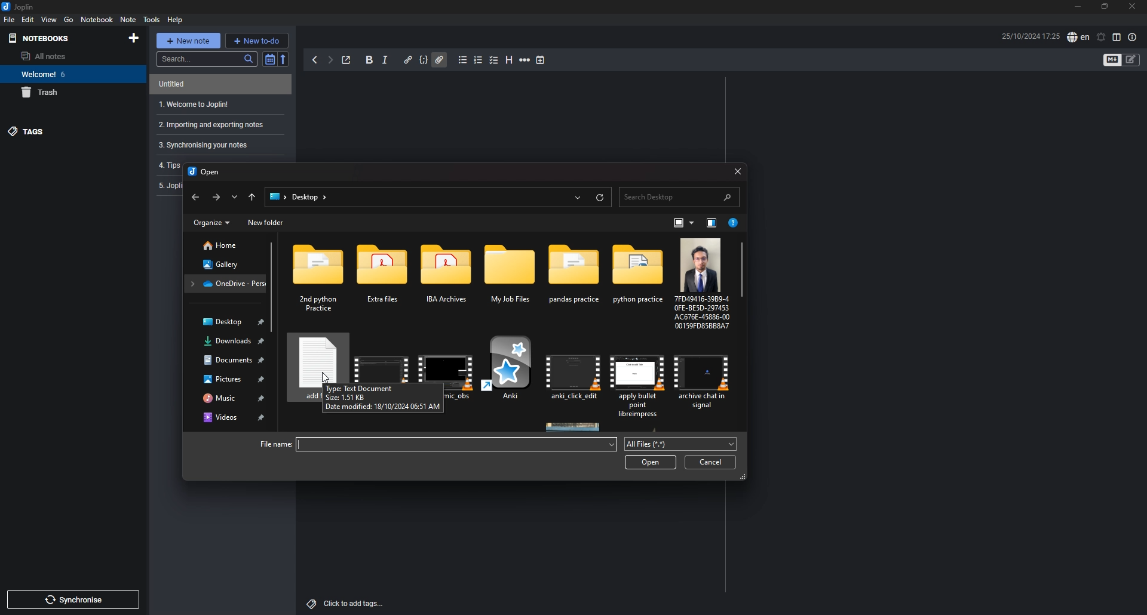 The height and width of the screenshot is (615, 1147). I want to click on file, so click(314, 358).